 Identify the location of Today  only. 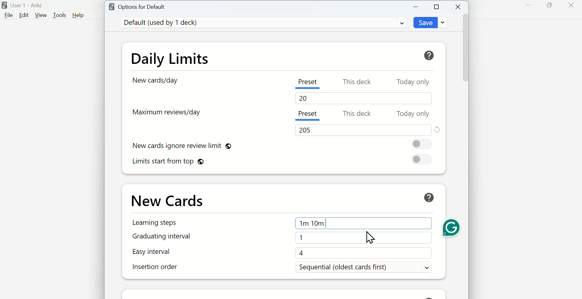
(413, 82).